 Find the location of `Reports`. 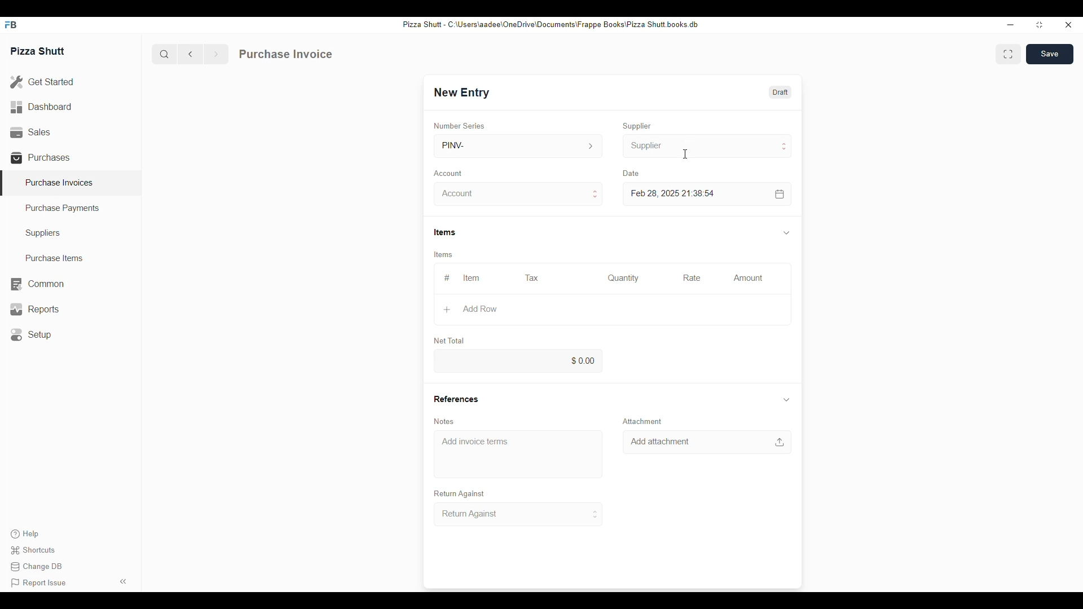

Reports is located at coordinates (33, 309).